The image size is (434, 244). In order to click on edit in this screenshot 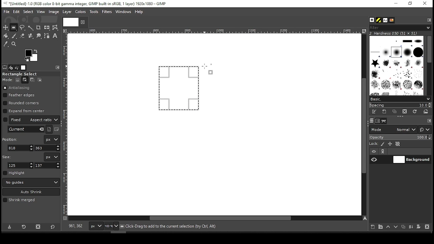, I will do `click(16, 12)`.